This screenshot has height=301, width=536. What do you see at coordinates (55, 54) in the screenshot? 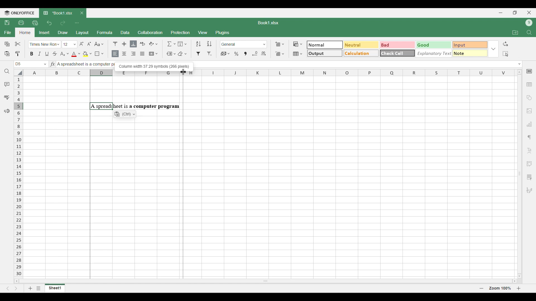
I see `Strike through ` at bounding box center [55, 54].